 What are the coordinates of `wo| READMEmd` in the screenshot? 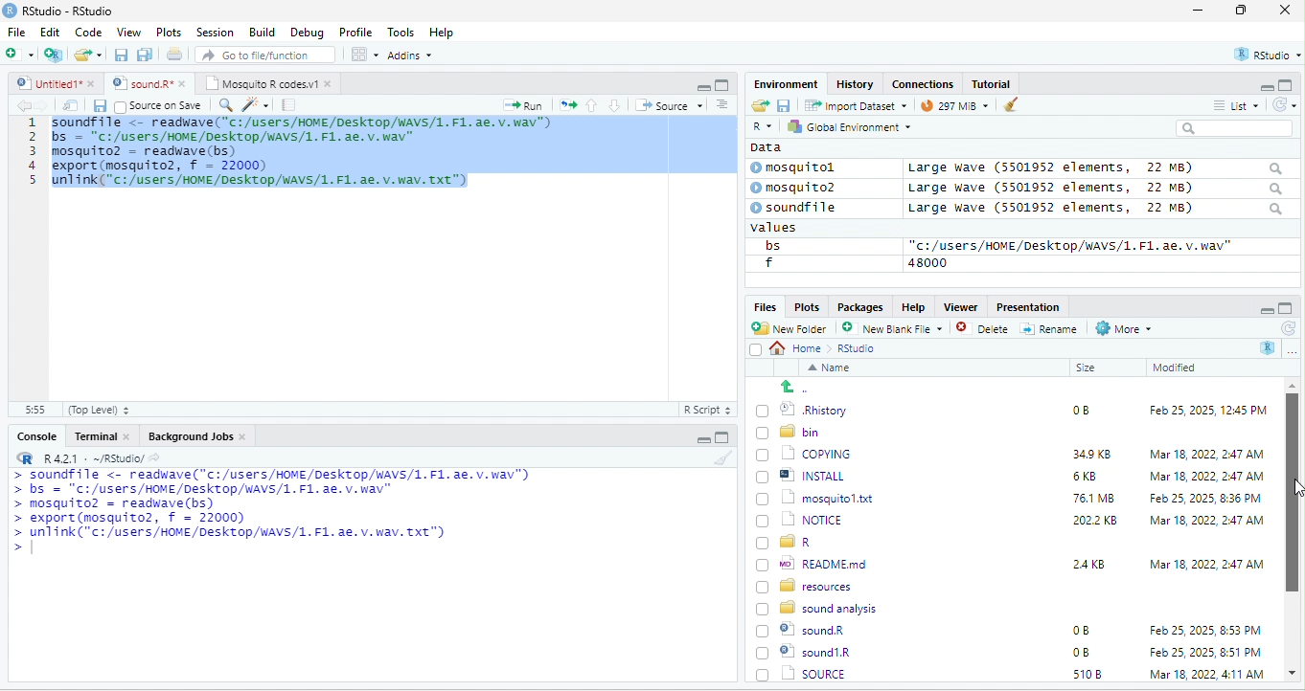 It's located at (816, 563).